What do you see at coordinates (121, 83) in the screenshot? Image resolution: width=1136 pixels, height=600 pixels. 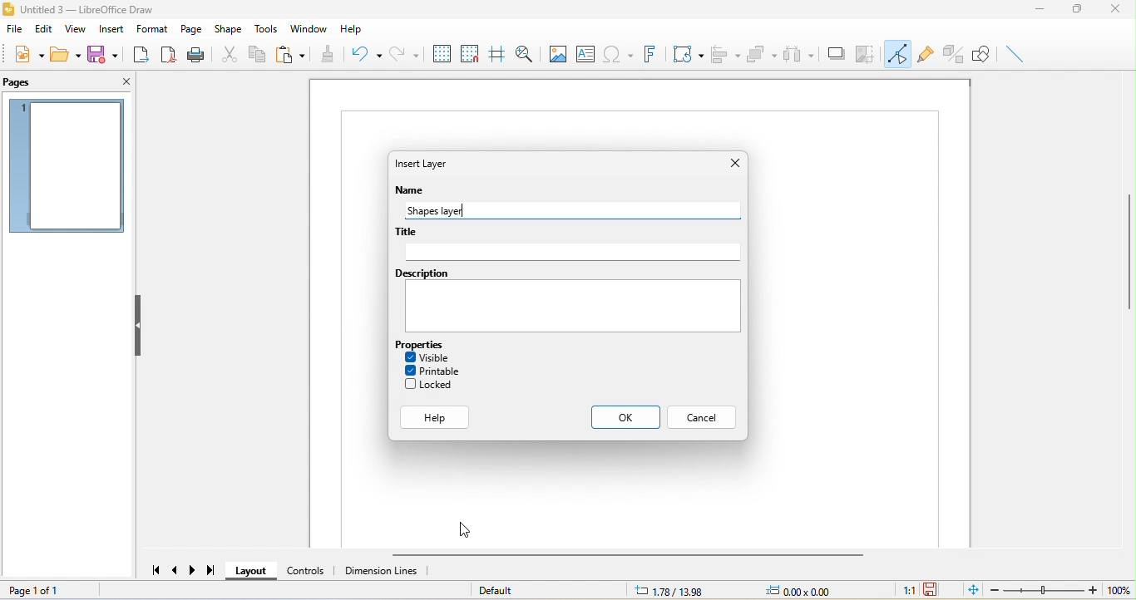 I see `close` at bounding box center [121, 83].